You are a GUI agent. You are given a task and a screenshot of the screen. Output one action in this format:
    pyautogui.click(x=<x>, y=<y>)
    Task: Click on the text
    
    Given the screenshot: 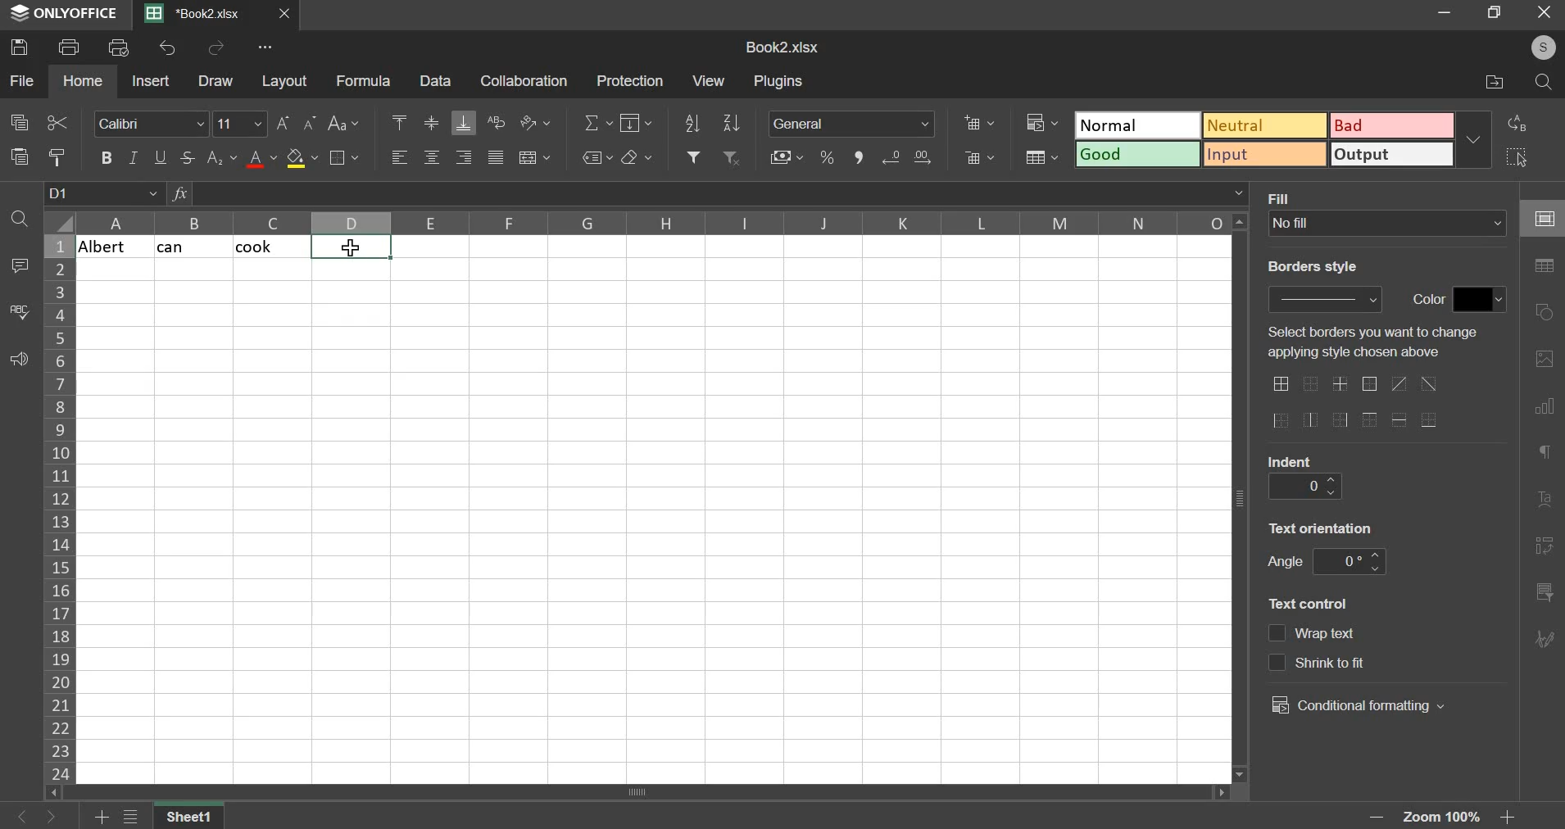 What is the action you would take?
    pyautogui.click(x=1332, y=665)
    